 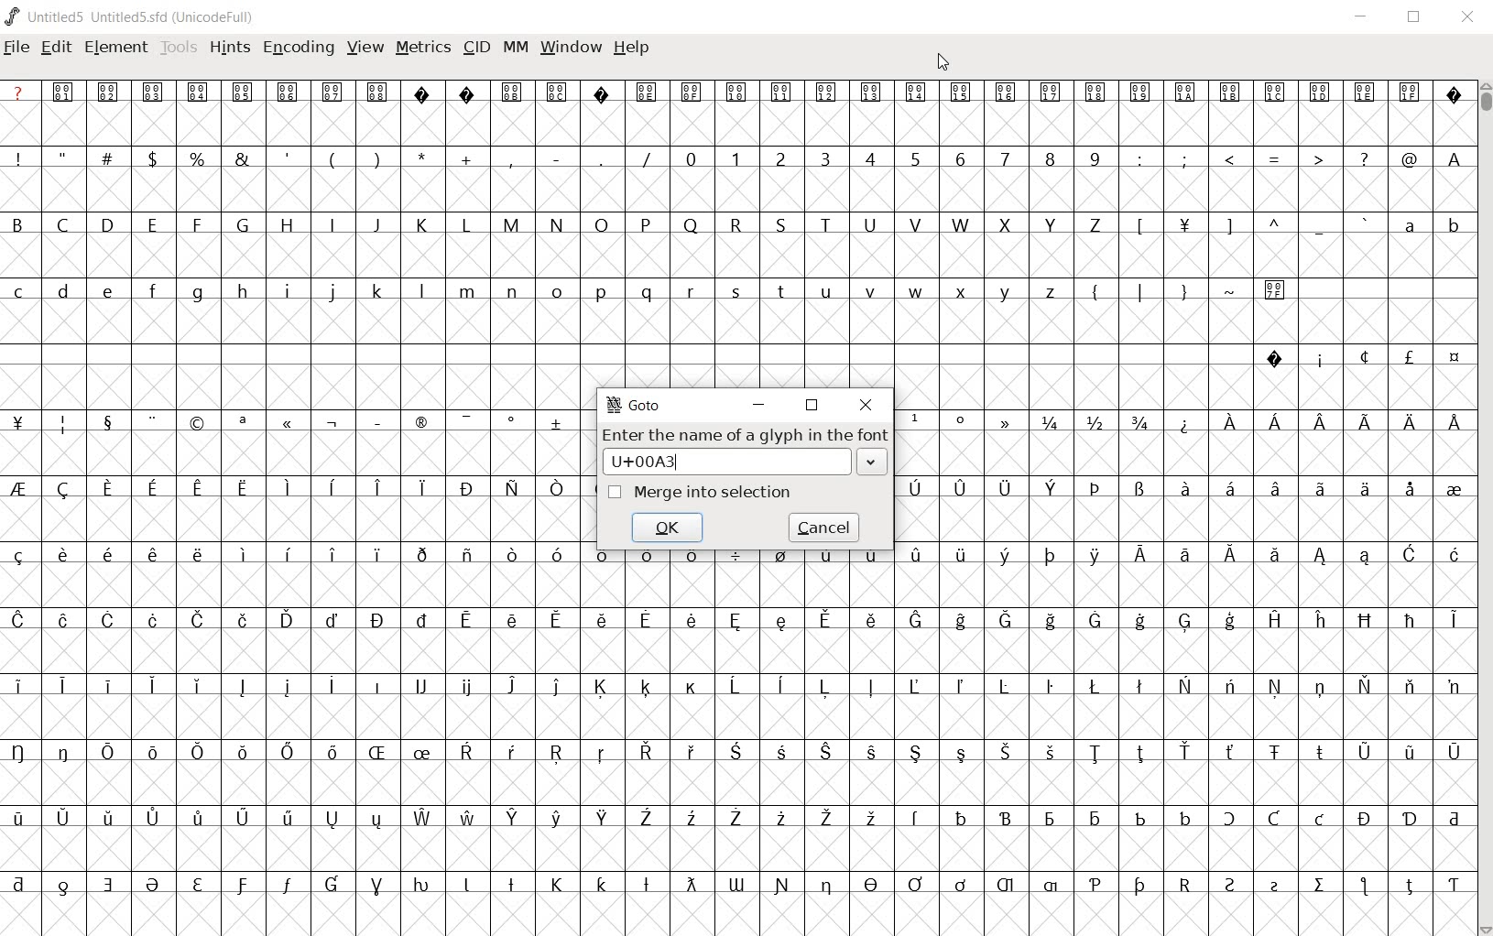 What do you see at coordinates (1232, 421) in the screenshot?
I see `Symbol` at bounding box center [1232, 421].